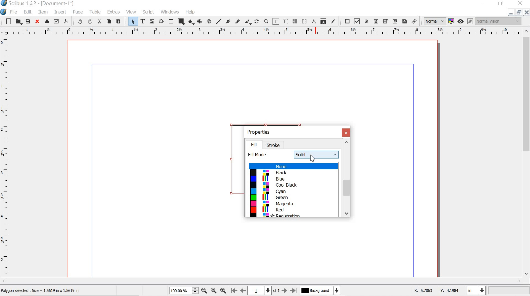 Image resolution: width=530 pixels, height=296 pixels. What do you see at coordinates (313, 21) in the screenshot?
I see `measurements` at bounding box center [313, 21].